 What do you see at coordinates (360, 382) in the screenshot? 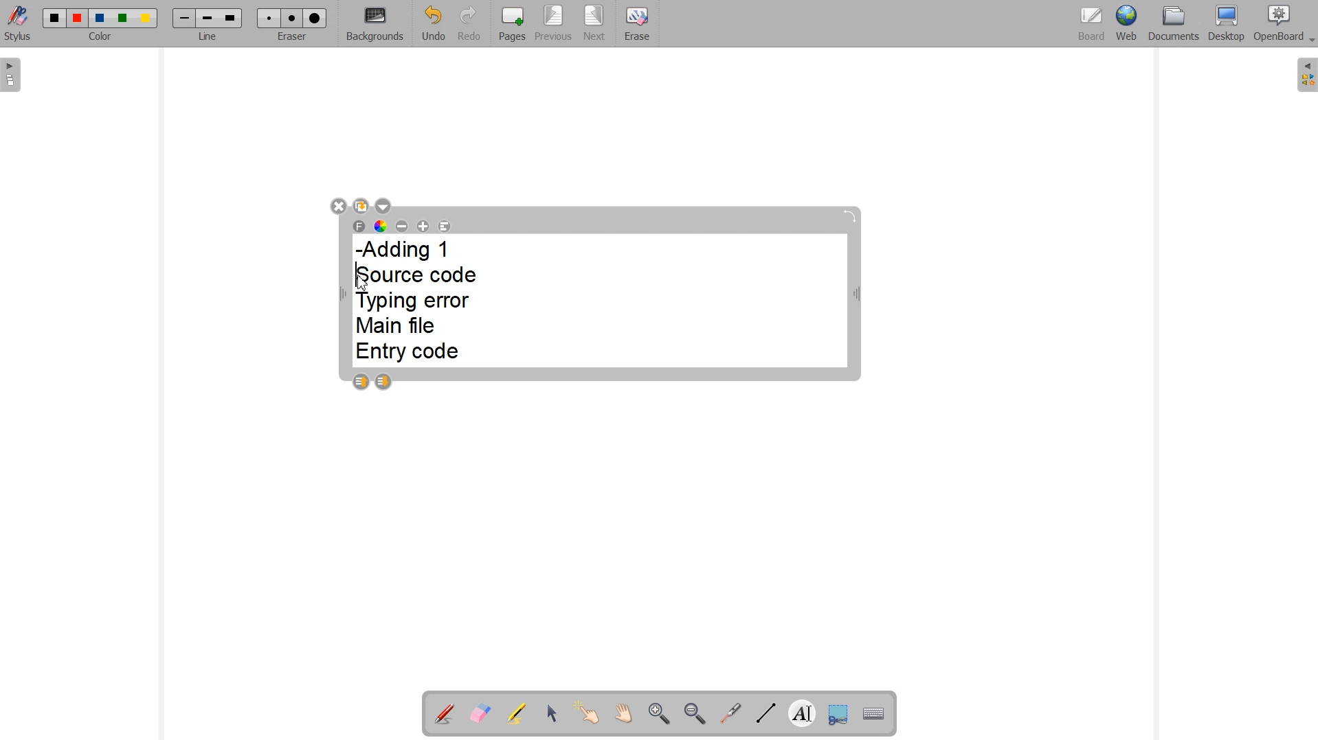
I see `Layer up` at bounding box center [360, 382].